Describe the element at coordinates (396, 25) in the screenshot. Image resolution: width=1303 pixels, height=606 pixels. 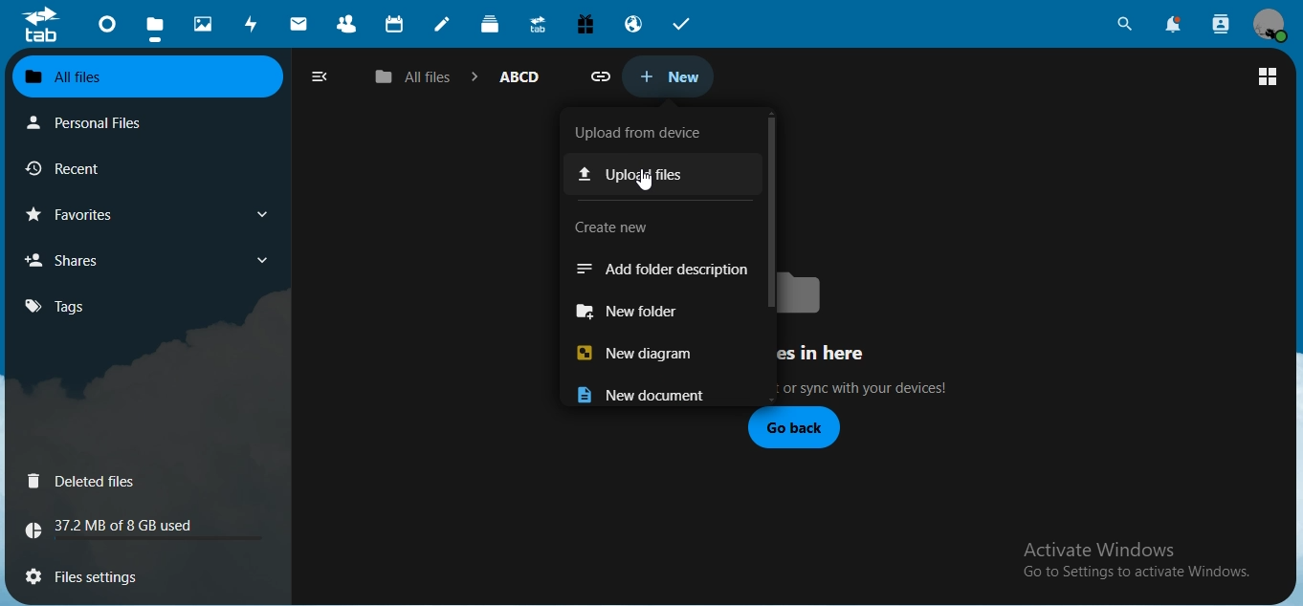
I see `calendar` at that location.